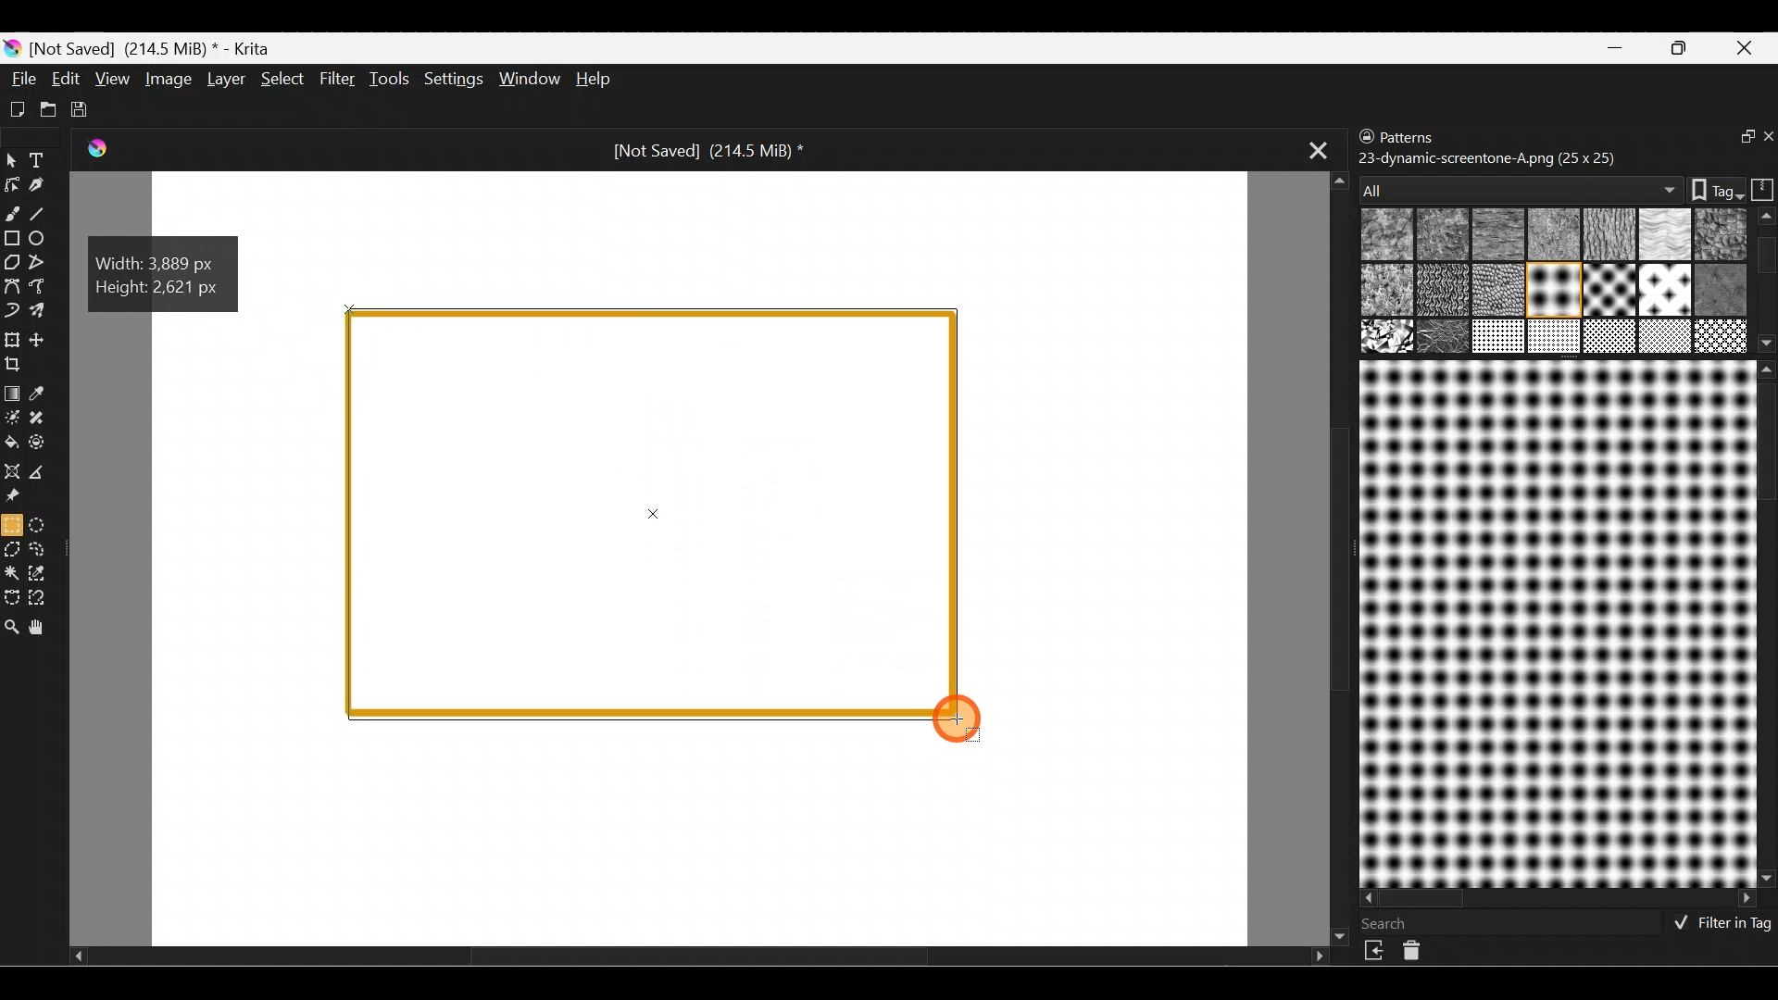 Image resolution: width=1778 pixels, height=1000 pixels. I want to click on 12 drawed_vertical.png, so click(1665, 289).